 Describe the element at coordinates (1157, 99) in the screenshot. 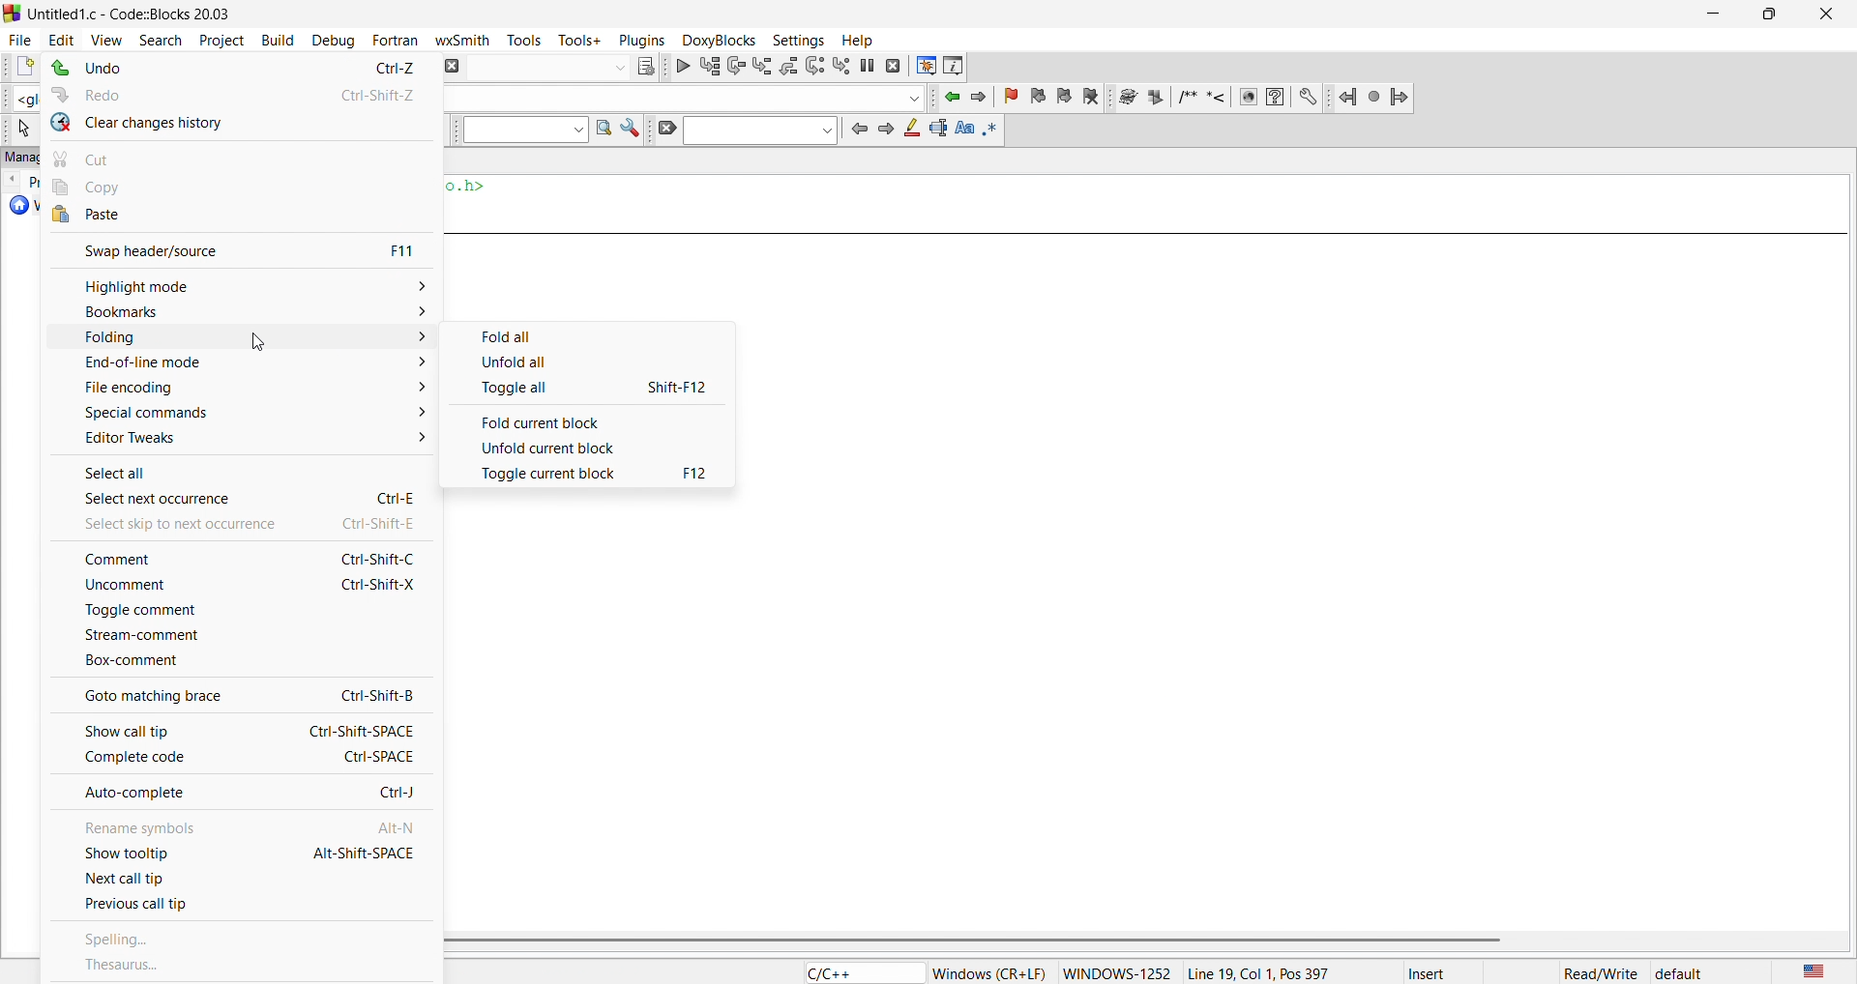

I see `extract` at that location.